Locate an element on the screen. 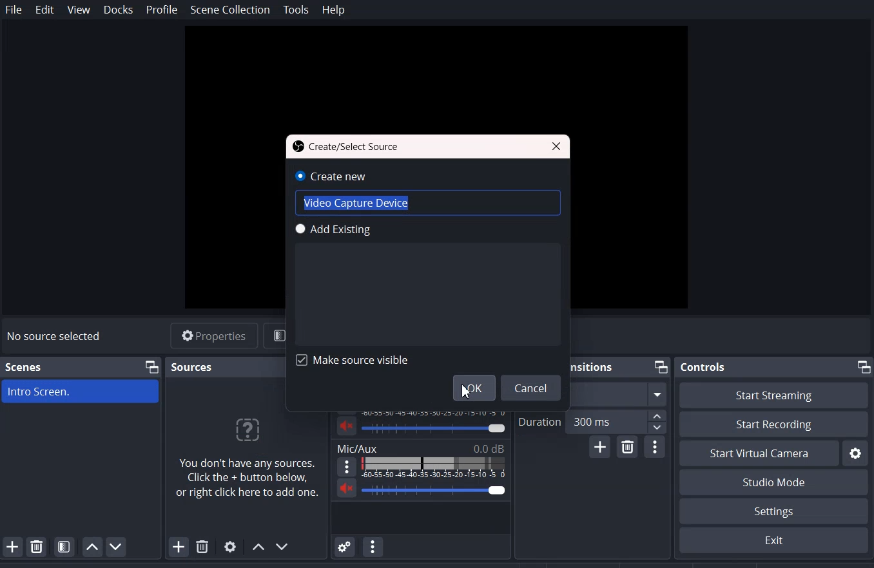 The height and width of the screenshot is (568, 874). Open scene filter is located at coordinates (64, 547).